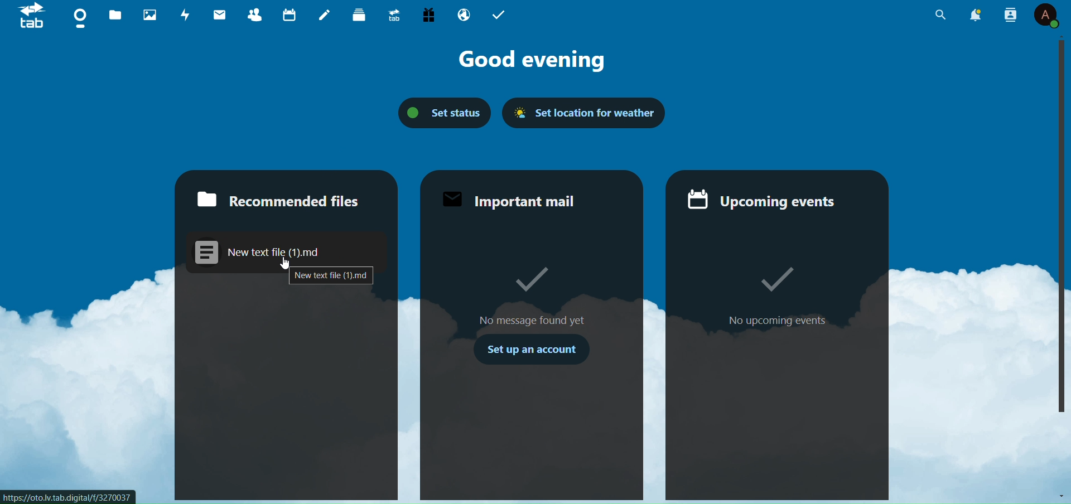 The width and height of the screenshot is (1071, 504). I want to click on text, so click(779, 320).